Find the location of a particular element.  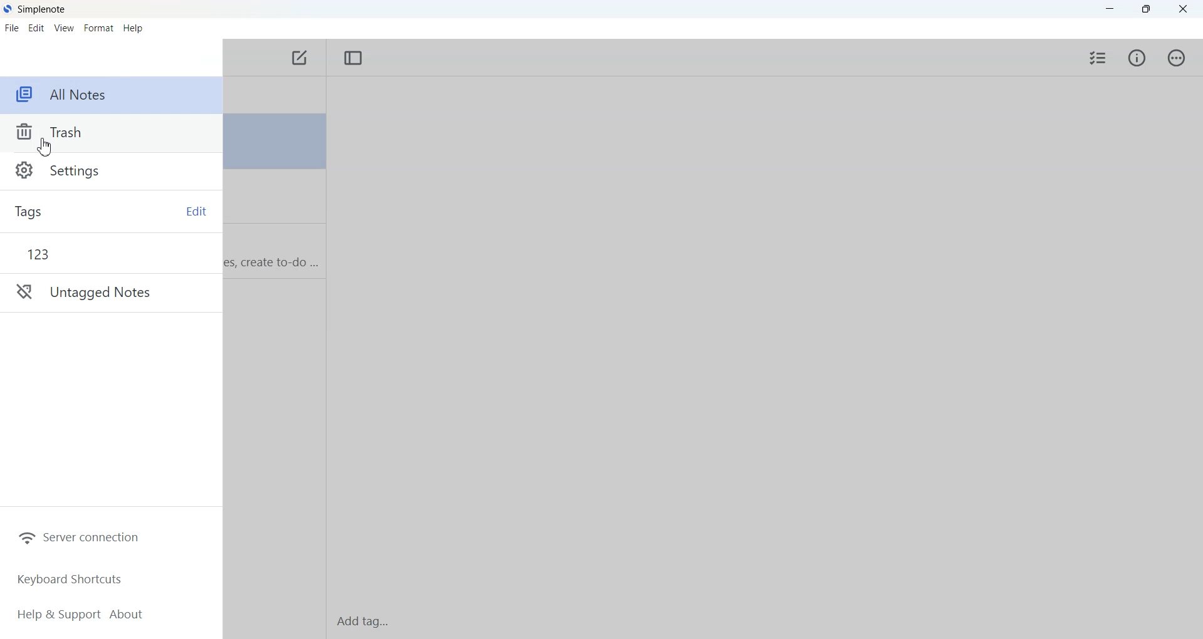

New Note is located at coordinates (300, 60).